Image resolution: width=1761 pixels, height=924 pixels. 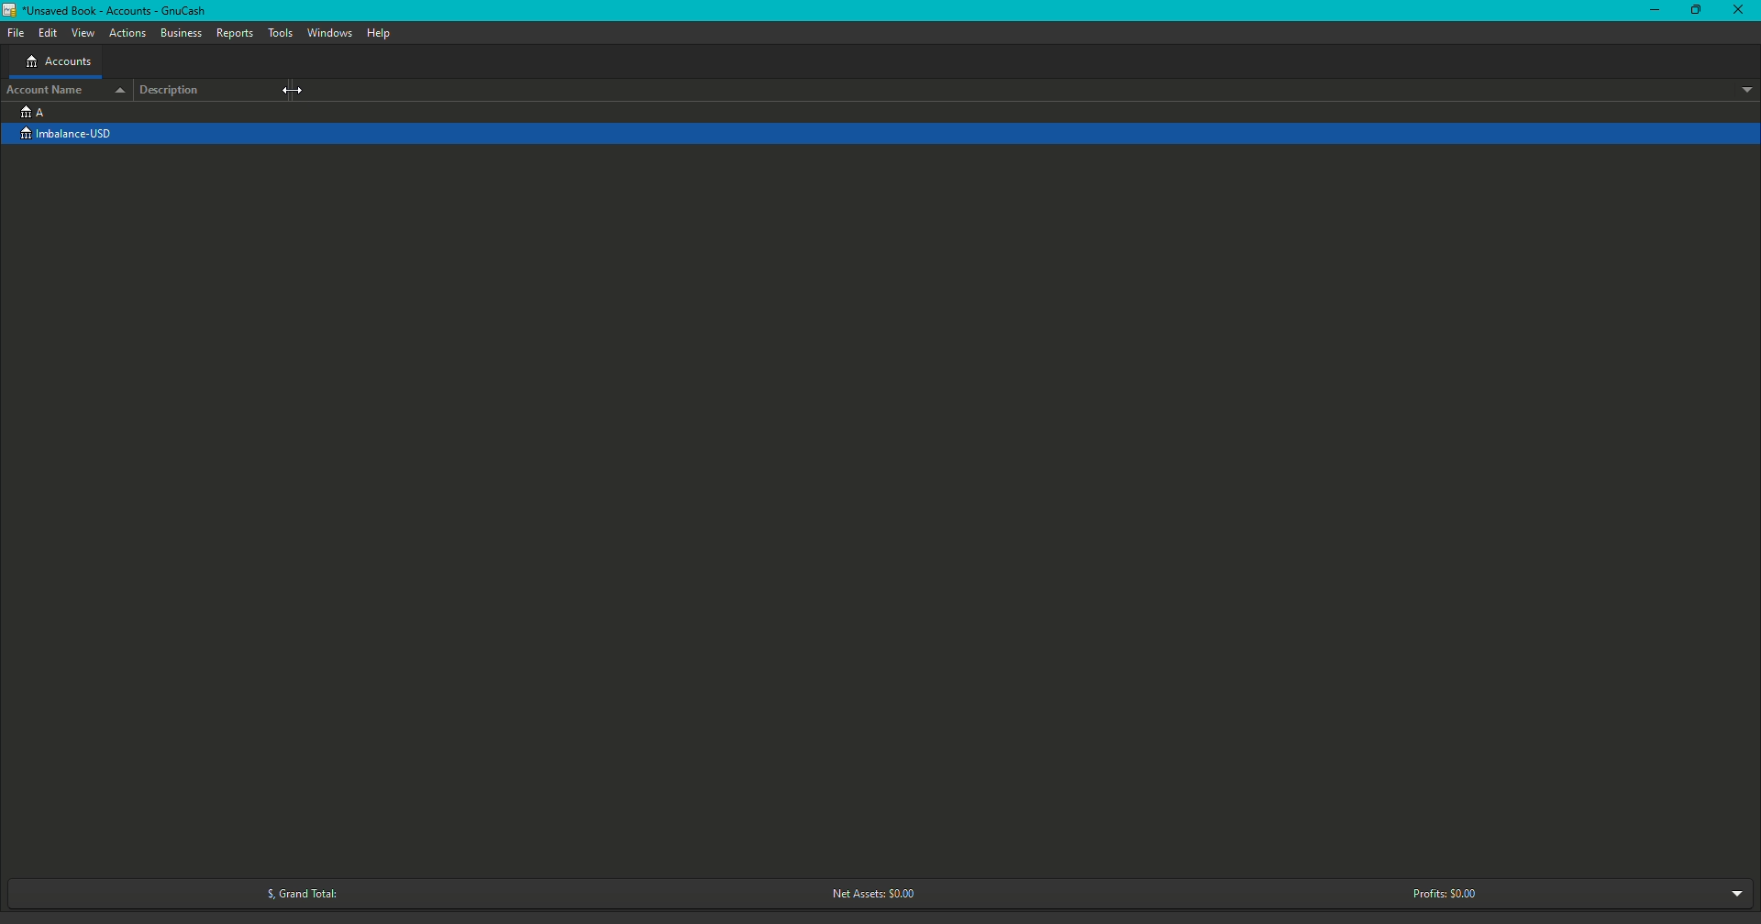 What do you see at coordinates (1656, 11) in the screenshot?
I see `Minimize` at bounding box center [1656, 11].